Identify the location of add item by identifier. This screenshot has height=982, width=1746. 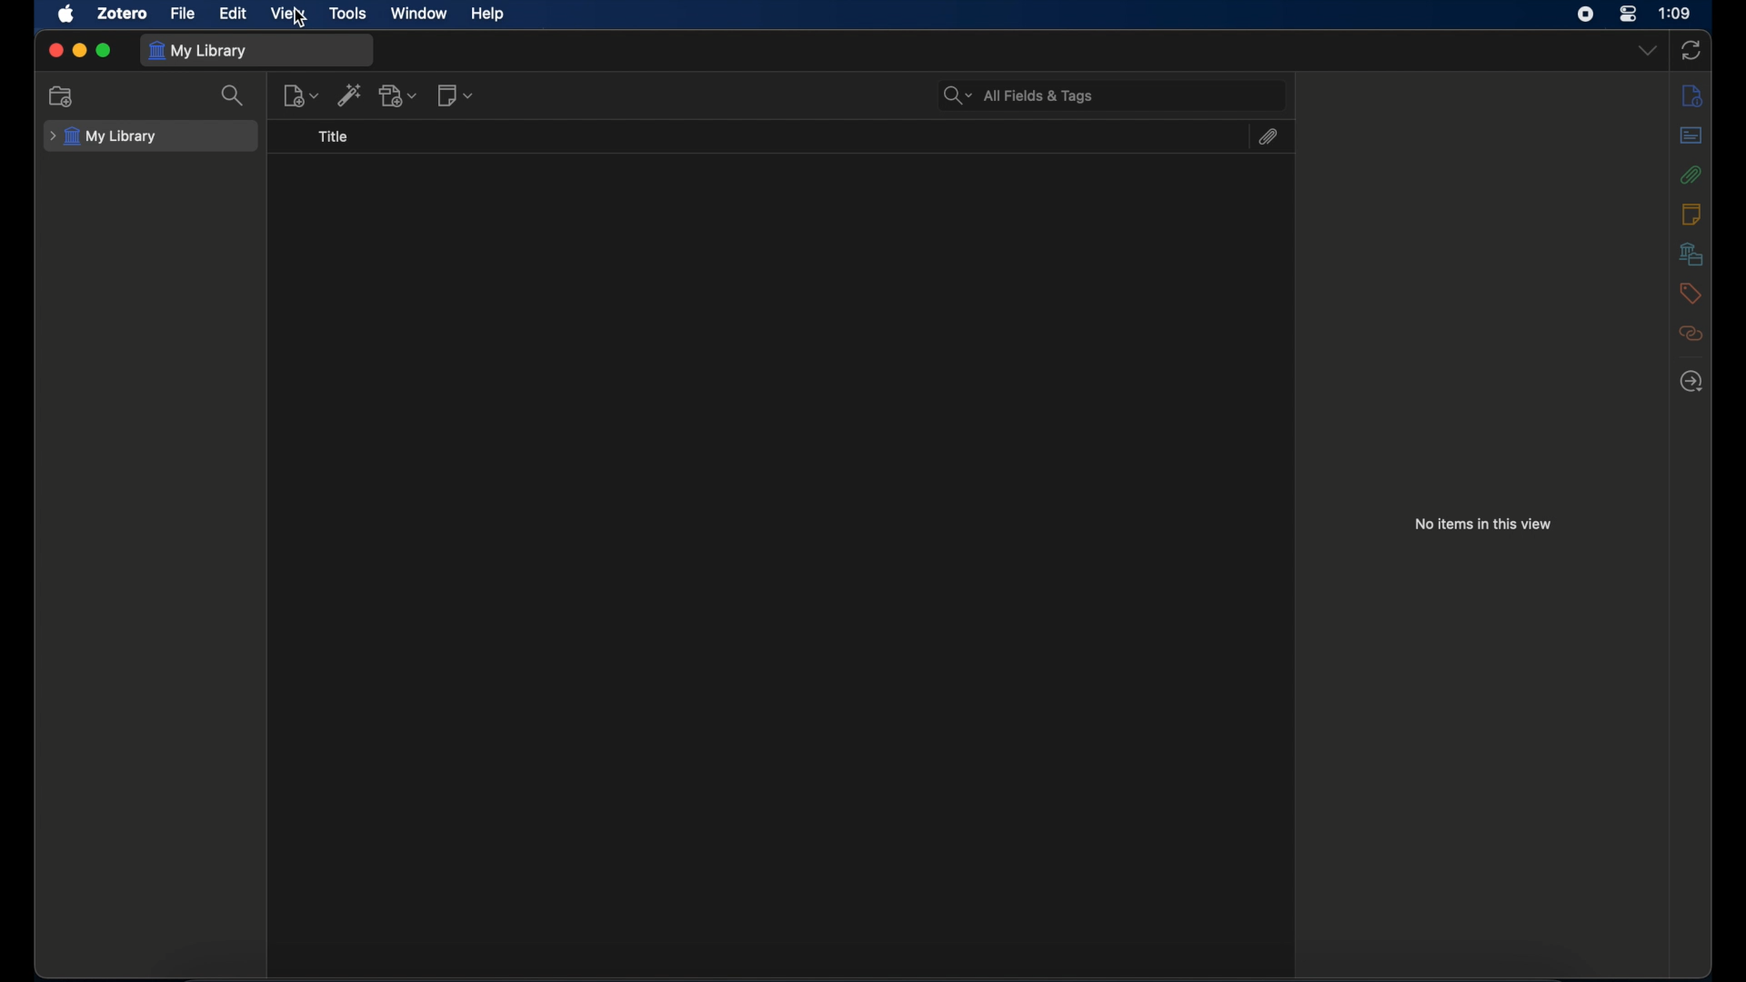
(349, 95).